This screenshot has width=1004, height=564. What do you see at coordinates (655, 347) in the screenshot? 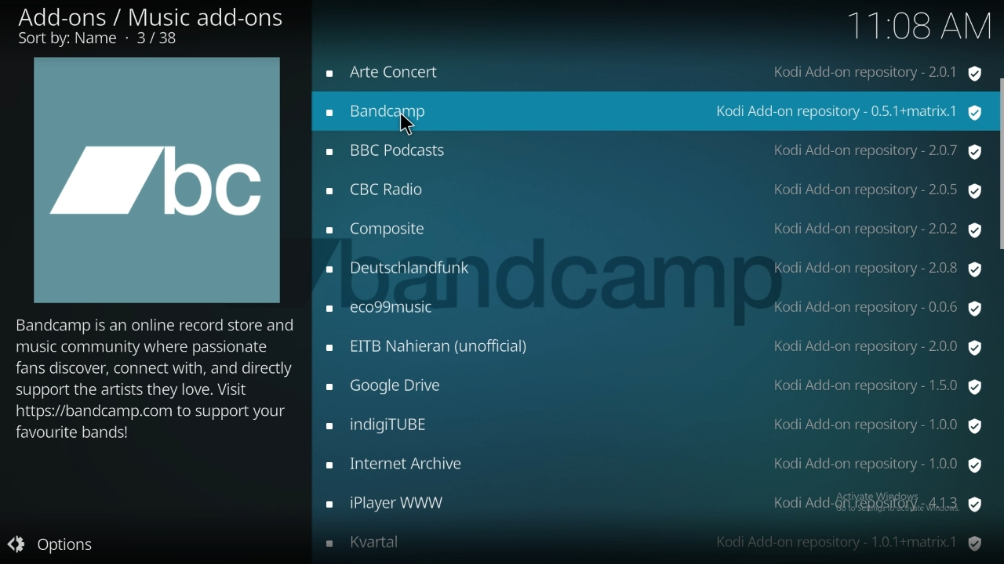
I see `add on` at bounding box center [655, 347].